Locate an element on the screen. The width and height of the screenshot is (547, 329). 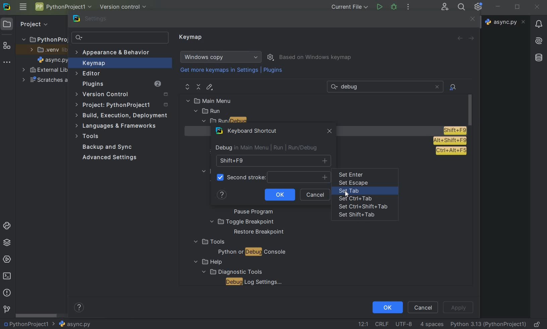
make file readable only is located at coordinates (538, 324).